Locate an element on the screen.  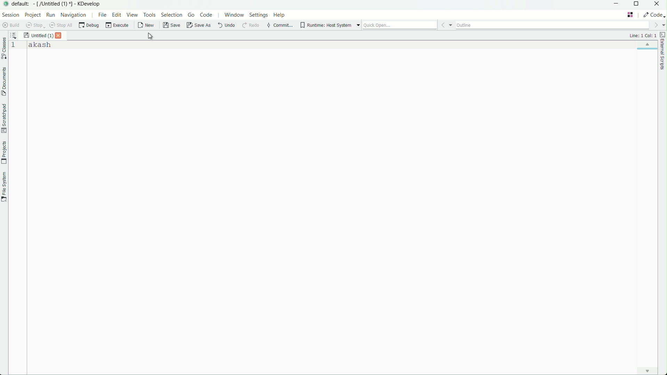
document is located at coordinates (4, 82).